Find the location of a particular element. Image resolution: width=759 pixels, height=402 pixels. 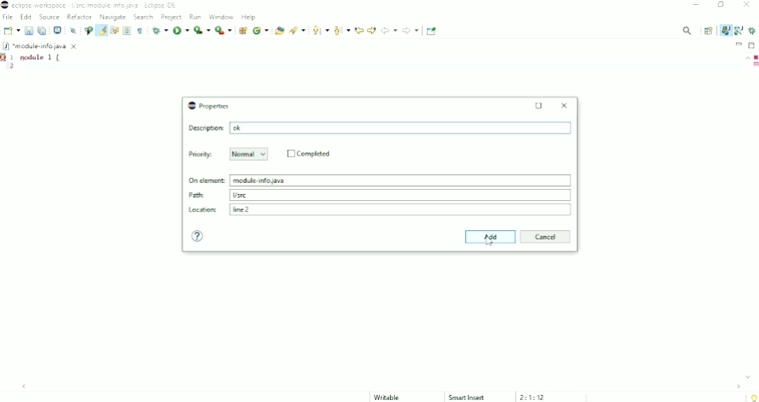

Open Type is located at coordinates (279, 31).